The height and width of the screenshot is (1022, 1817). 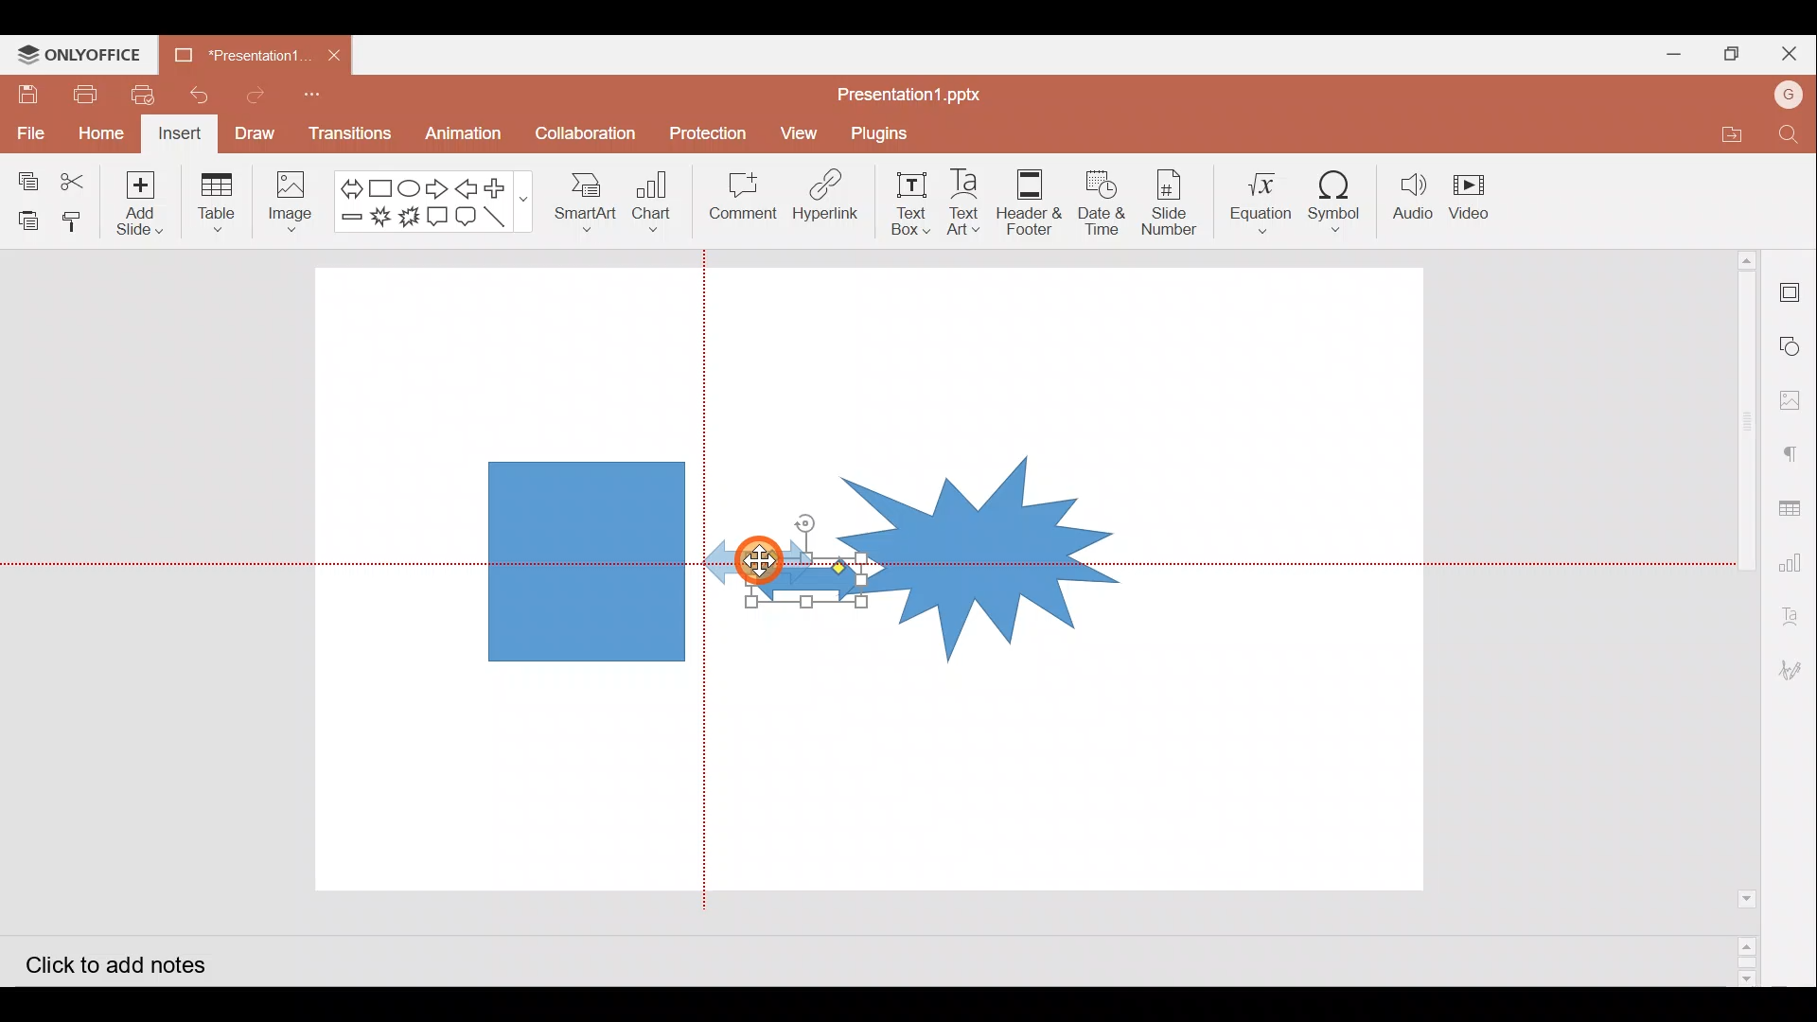 What do you see at coordinates (503, 185) in the screenshot?
I see `Plus` at bounding box center [503, 185].